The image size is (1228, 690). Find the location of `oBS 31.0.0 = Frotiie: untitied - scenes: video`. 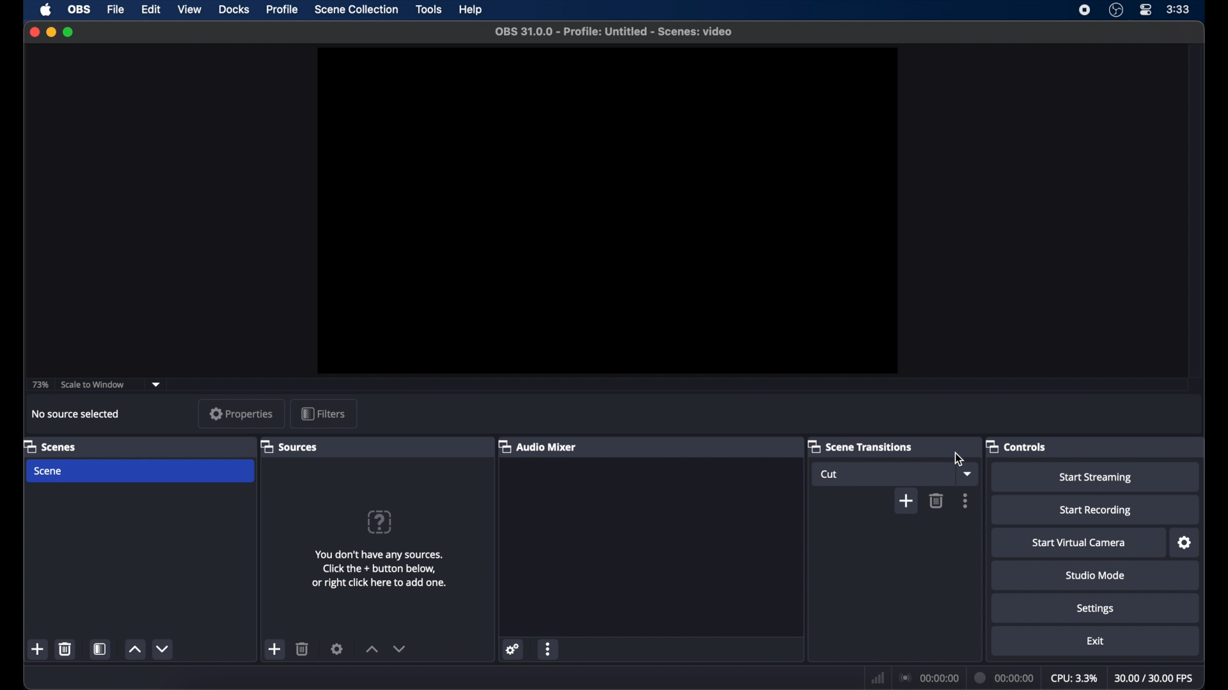

oBS 31.0.0 = Frotiie: untitied - scenes: video is located at coordinates (620, 31).